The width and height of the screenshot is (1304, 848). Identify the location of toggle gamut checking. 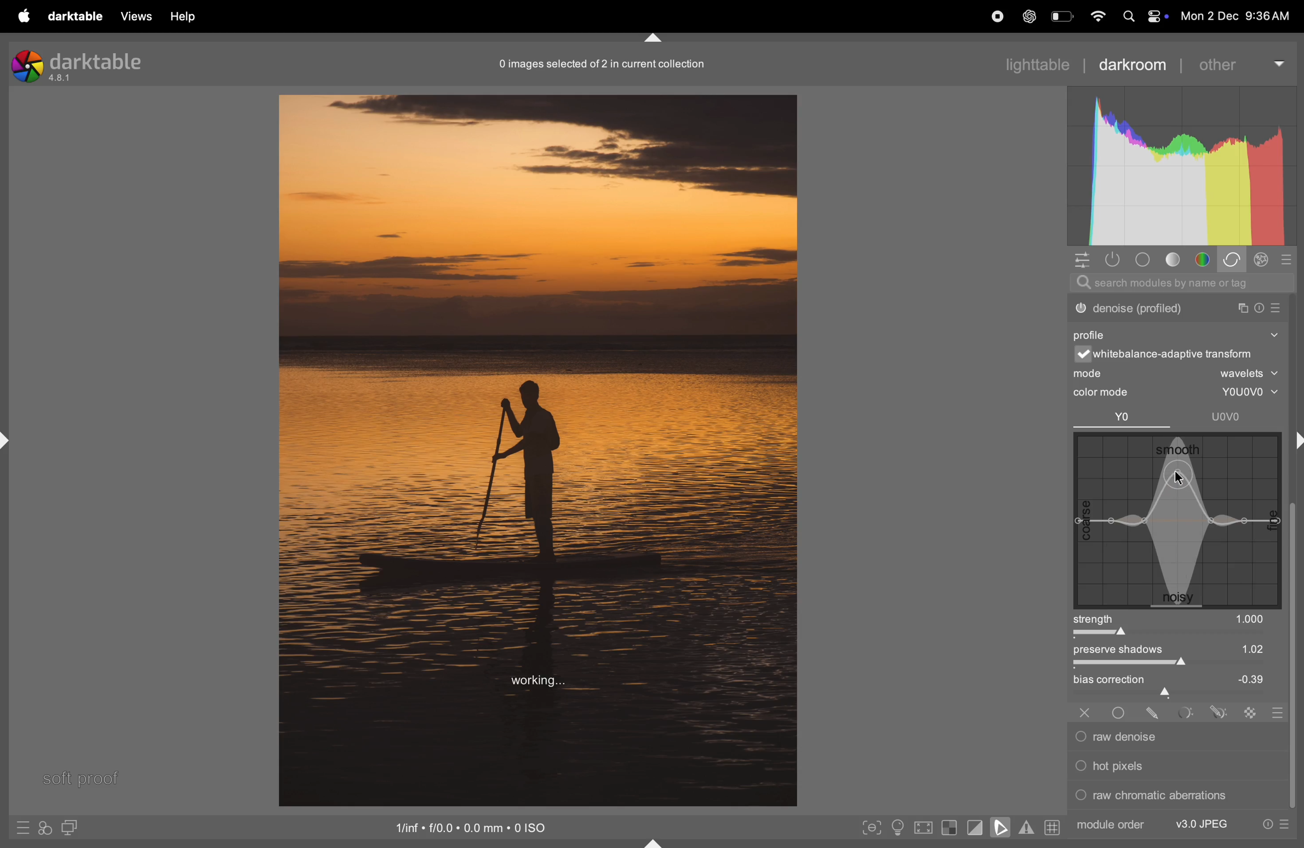
(1026, 829).